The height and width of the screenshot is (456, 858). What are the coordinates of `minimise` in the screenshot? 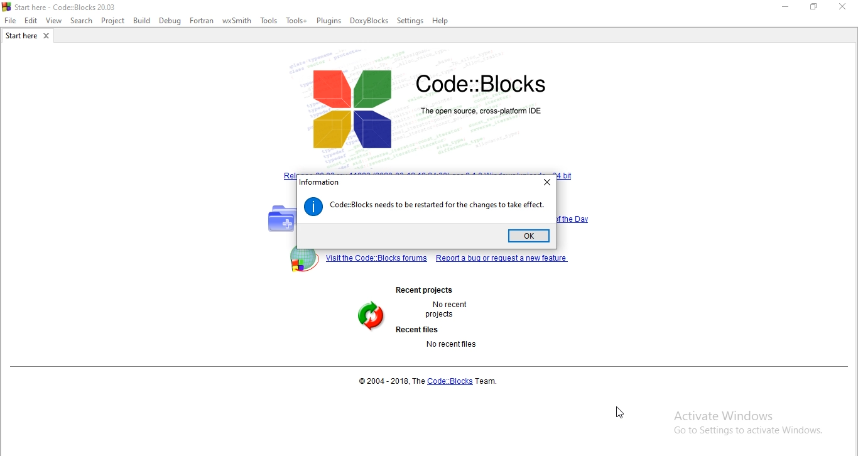 It's located at (786, 8).